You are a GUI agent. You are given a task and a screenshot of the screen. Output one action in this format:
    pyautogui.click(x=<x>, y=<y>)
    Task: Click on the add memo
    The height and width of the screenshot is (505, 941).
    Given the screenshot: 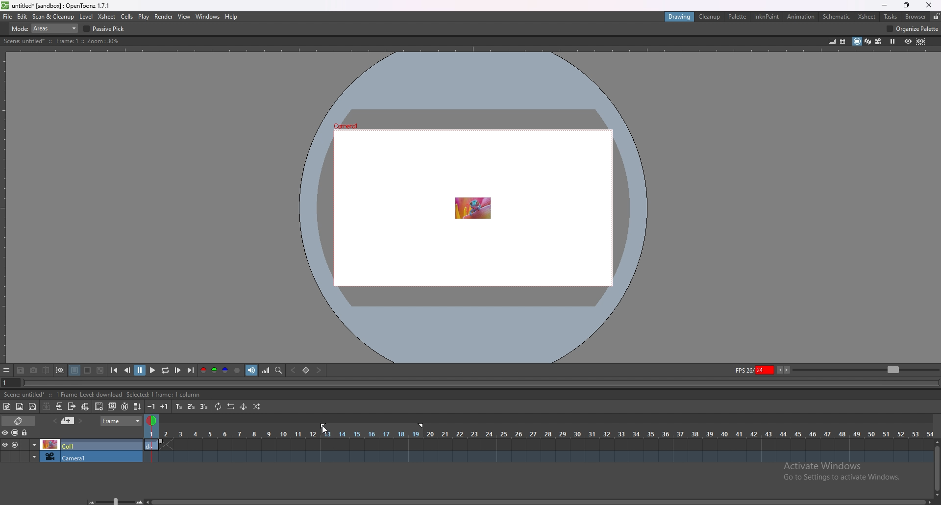 What is the action you would take?
    pyautogui.click(x=54, y=421)
    